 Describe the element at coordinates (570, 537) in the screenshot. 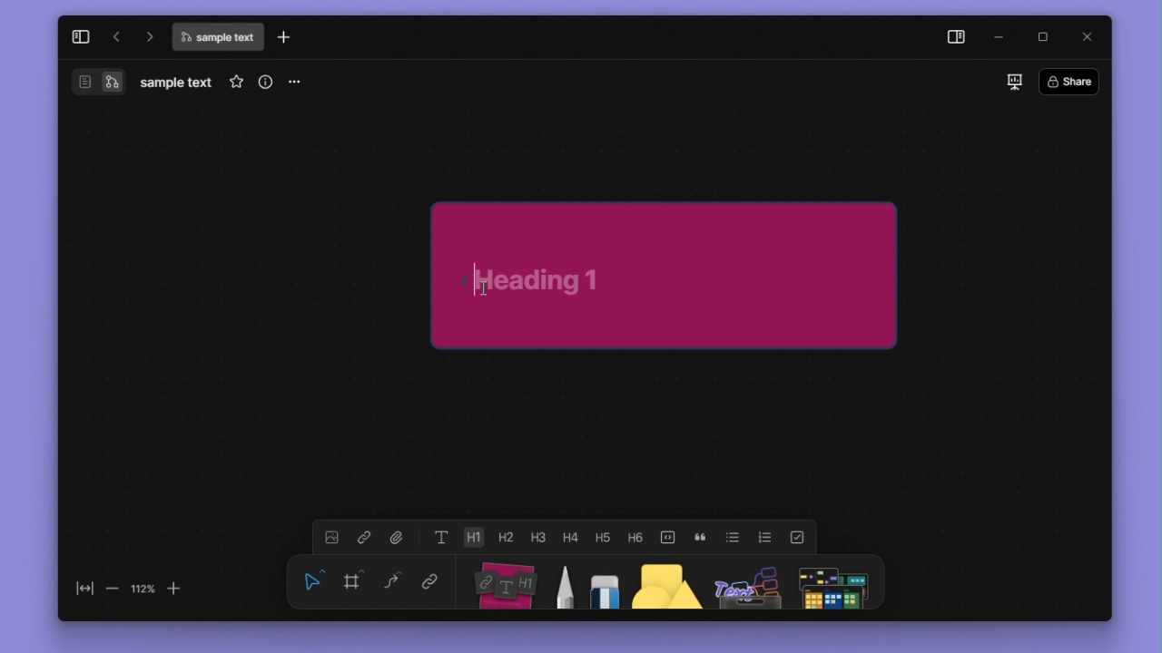

I see `Heading 4` at that location.